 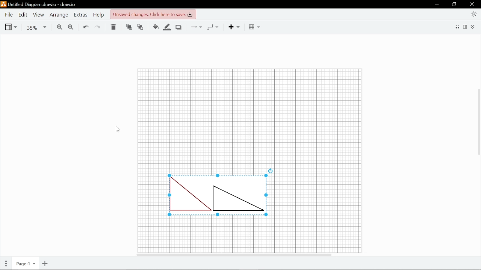 What do you see at coordinates (98, 15) in the screenshot?
I see `Help` at bounding box center [98, 15].